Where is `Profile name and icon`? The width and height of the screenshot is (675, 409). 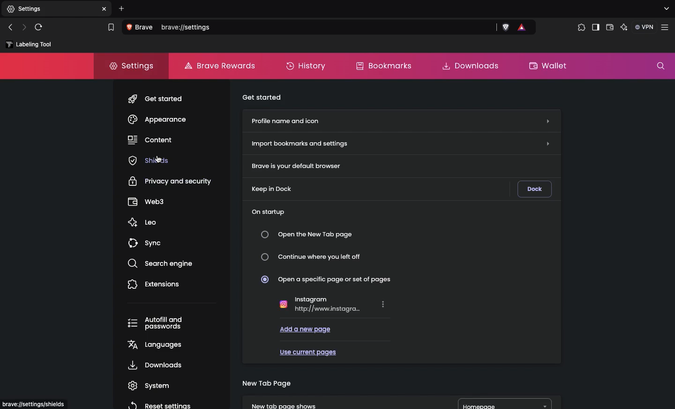 Profile name and icon is located at coordinates (402, 120).